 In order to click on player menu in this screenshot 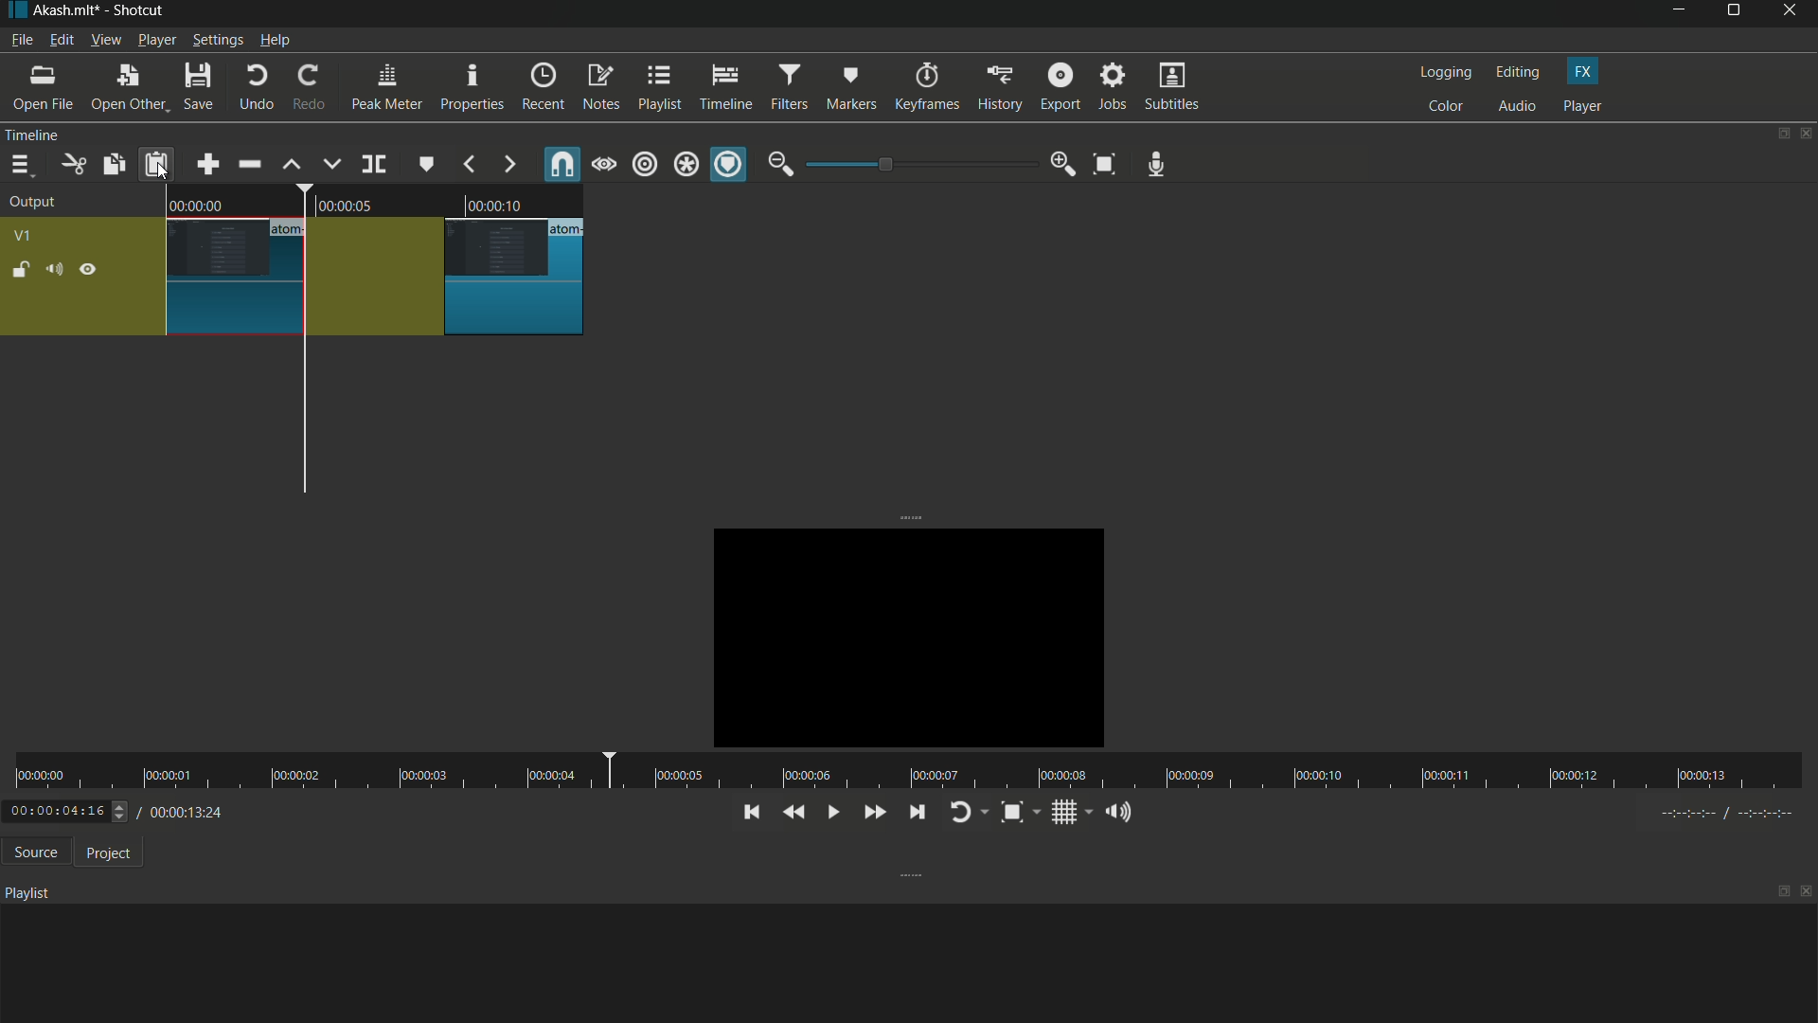, I will do `click(157, 39)`.